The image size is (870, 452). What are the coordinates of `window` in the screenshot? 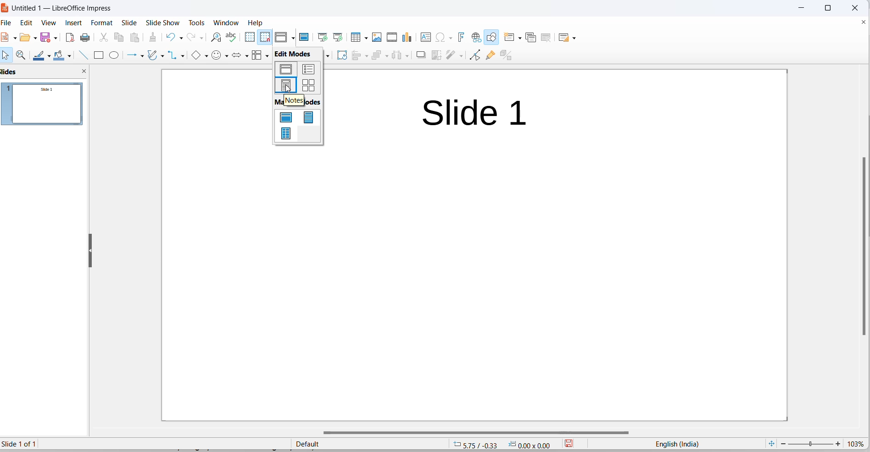 It's located at (226, 22).